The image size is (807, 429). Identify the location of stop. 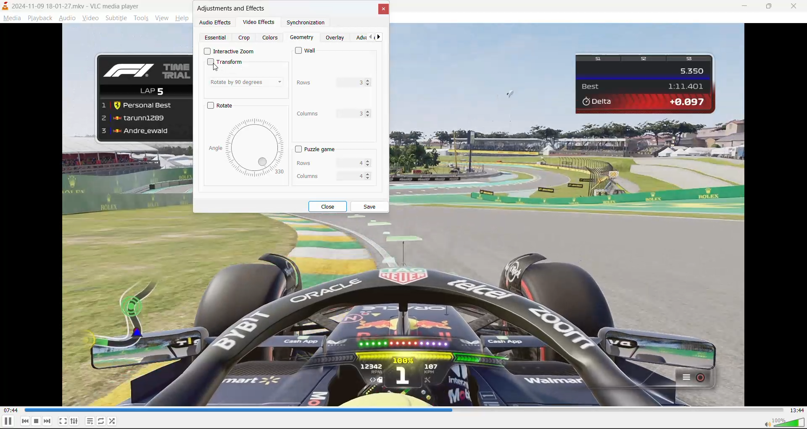
(37, 421).